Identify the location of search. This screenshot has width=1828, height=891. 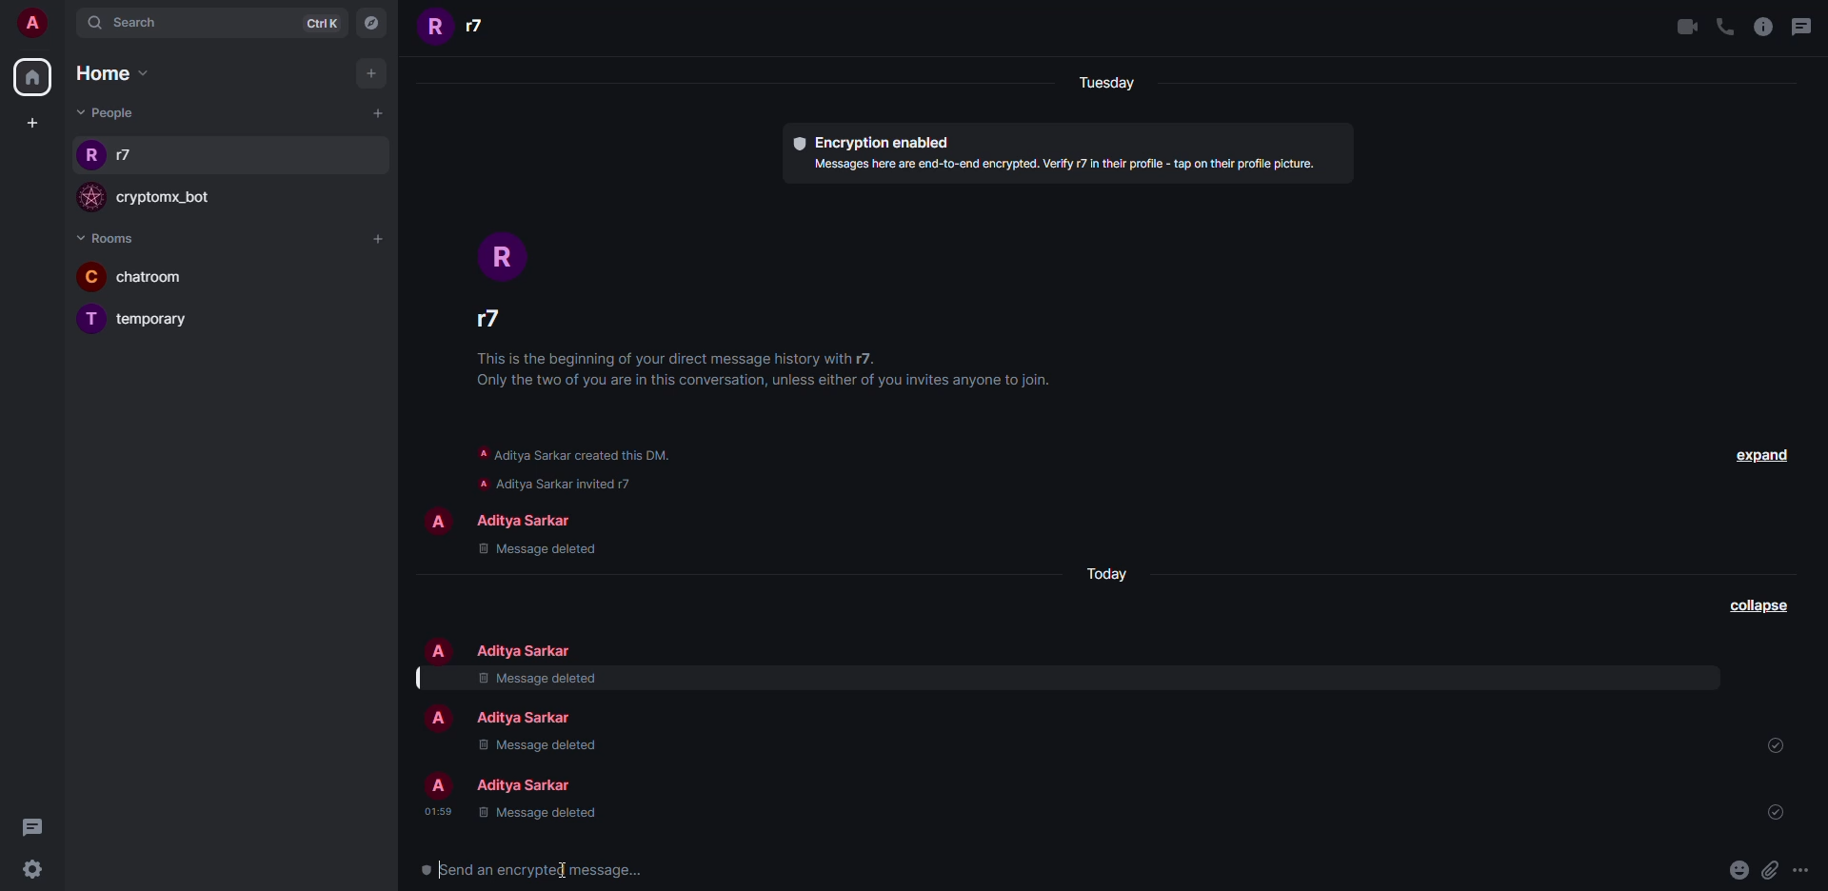
(143, 23).